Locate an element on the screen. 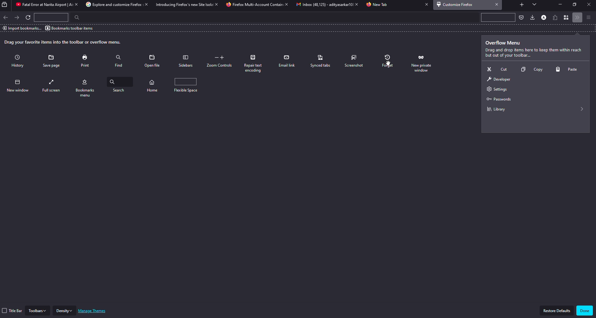  bookmarks menu is located at coordinates (86, 87).